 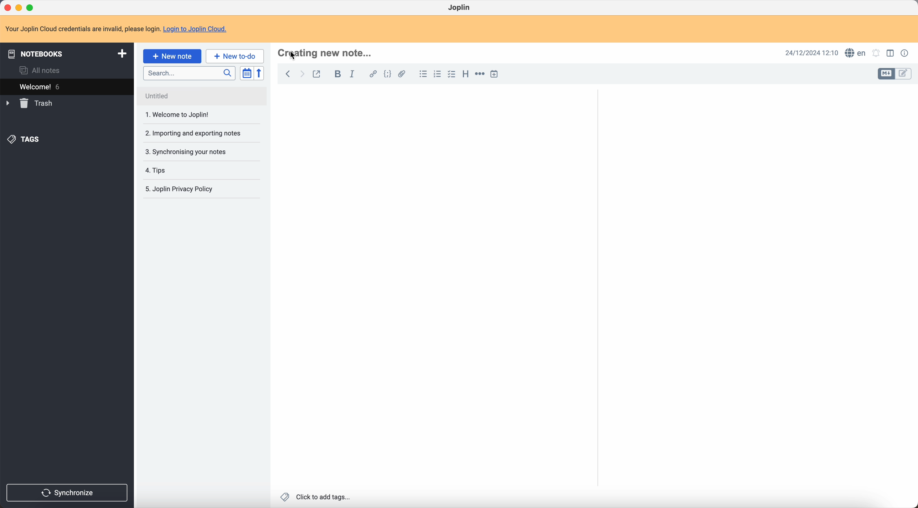 I want to click on synchronising your notes, so click(x=197, y=151).